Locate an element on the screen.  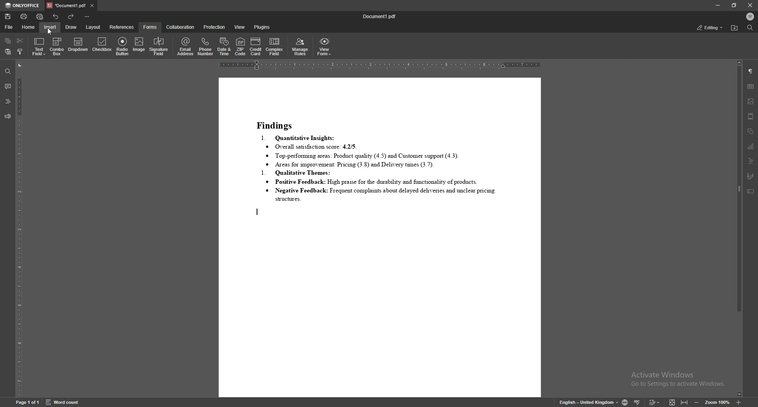
text art is located at coordinates (751, 161).